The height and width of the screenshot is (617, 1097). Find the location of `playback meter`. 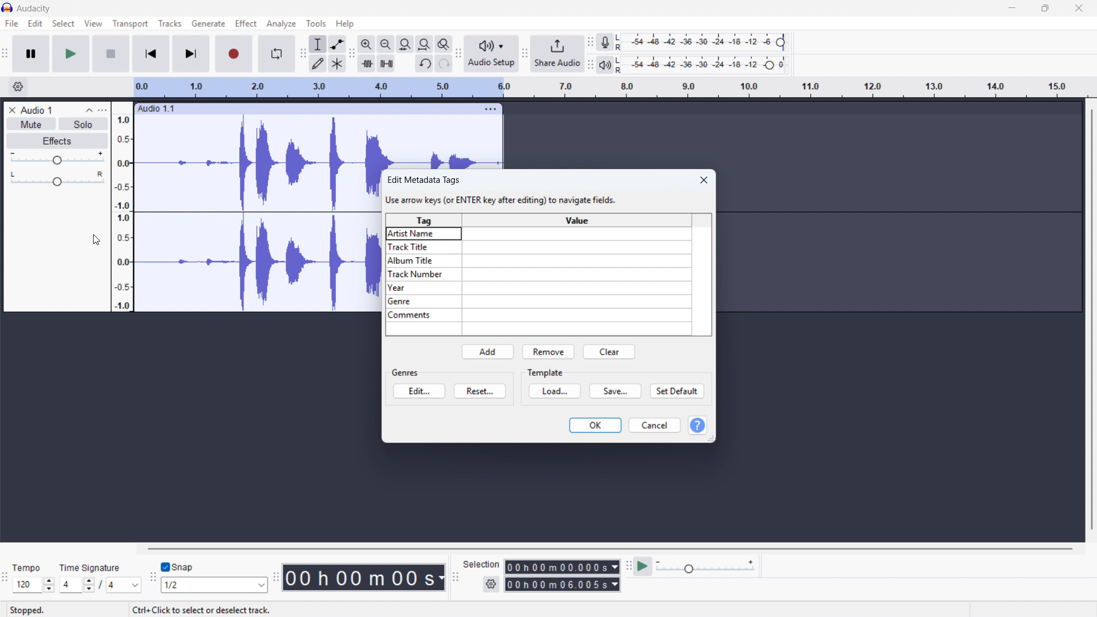

playback meter is located at coordinates (605, 65).